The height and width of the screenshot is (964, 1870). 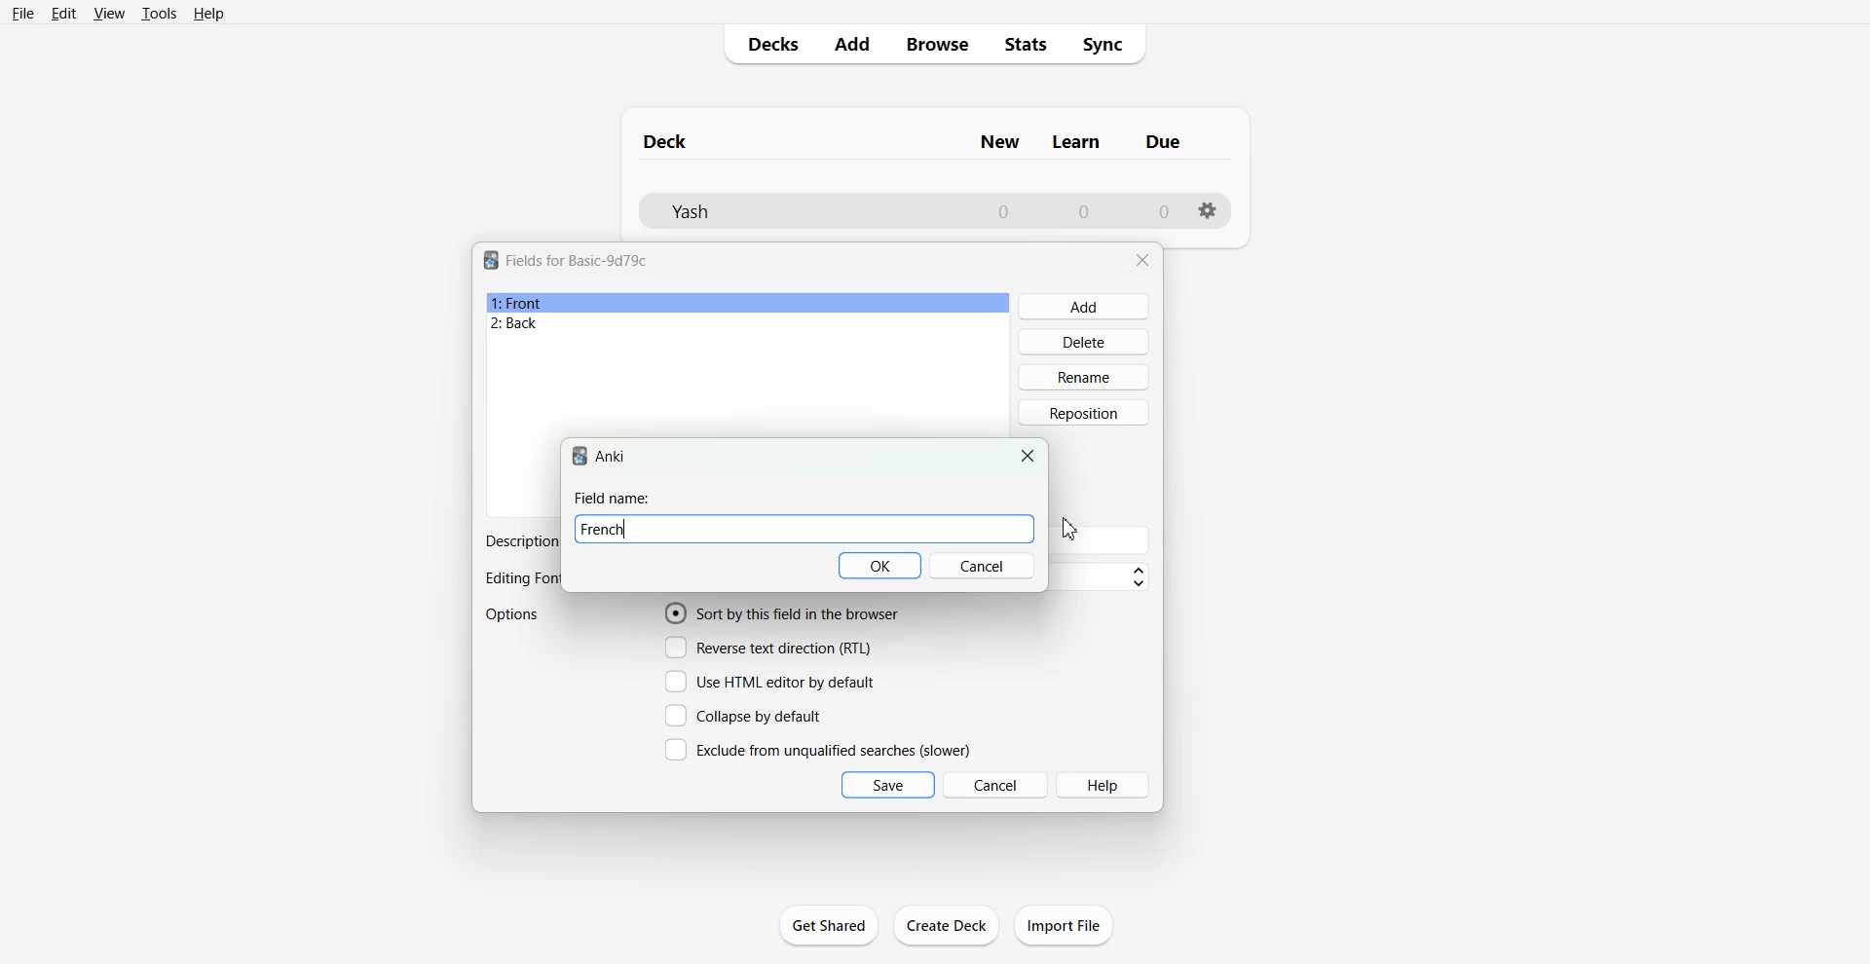 I want to click on Software logo, so click(x=491, y=260).